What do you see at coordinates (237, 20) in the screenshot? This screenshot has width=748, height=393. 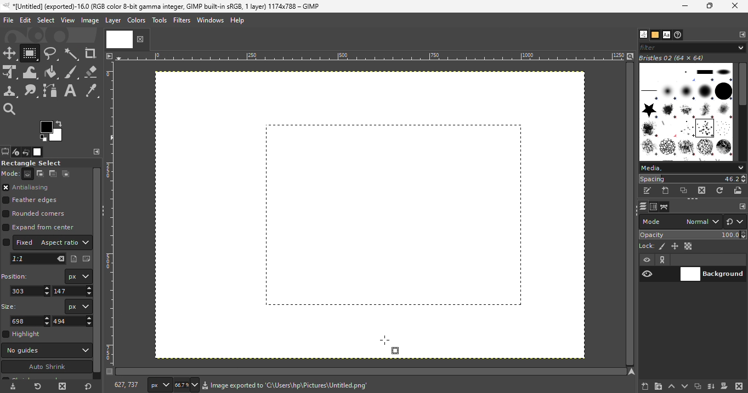 I see `Help` at bounding box center [237, 20].